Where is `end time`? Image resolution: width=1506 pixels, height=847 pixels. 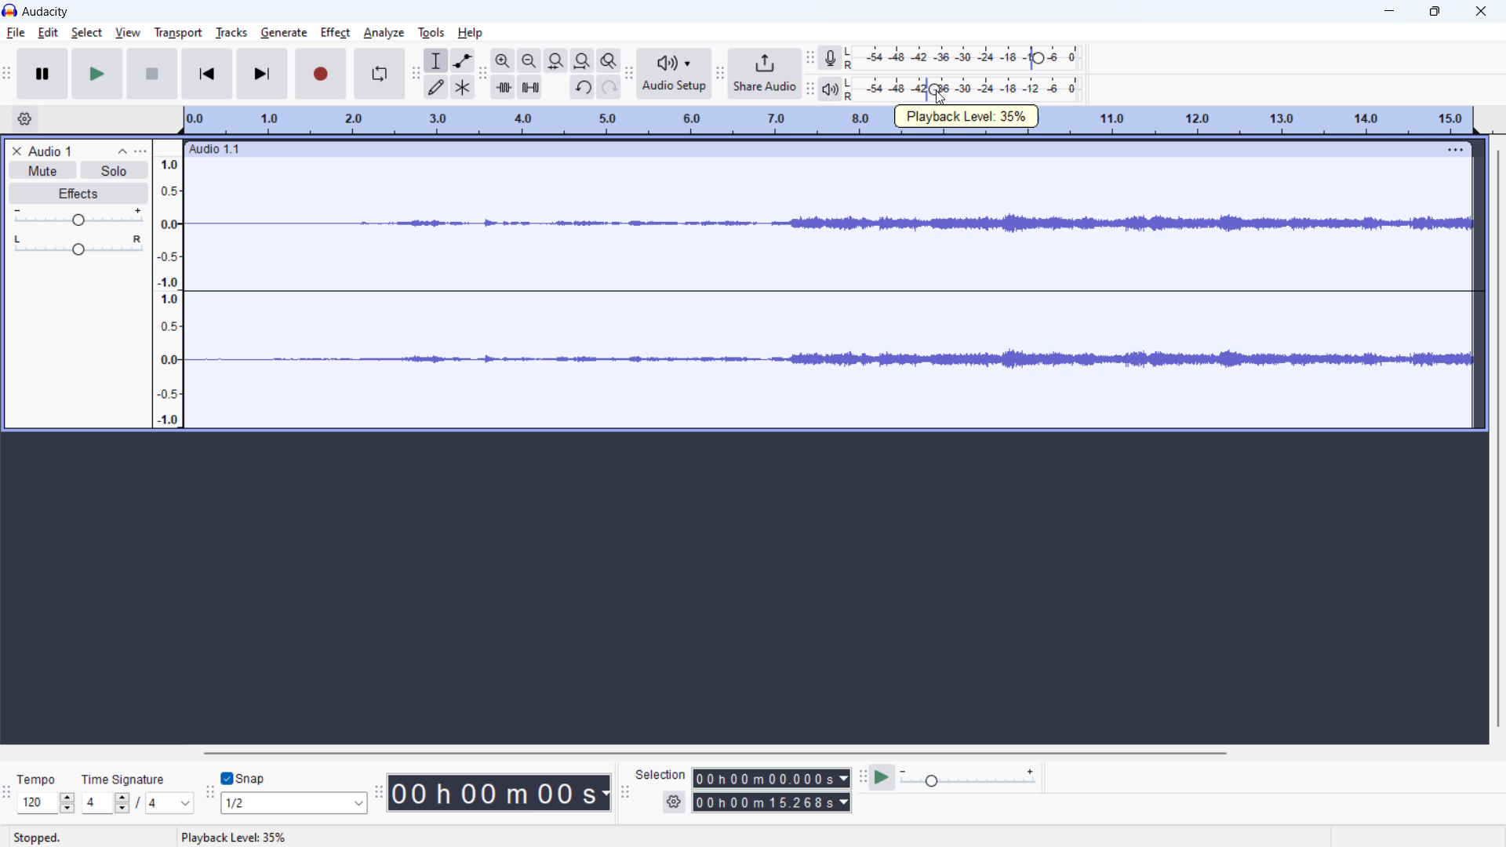 end time is located at coordinates (771, 802).